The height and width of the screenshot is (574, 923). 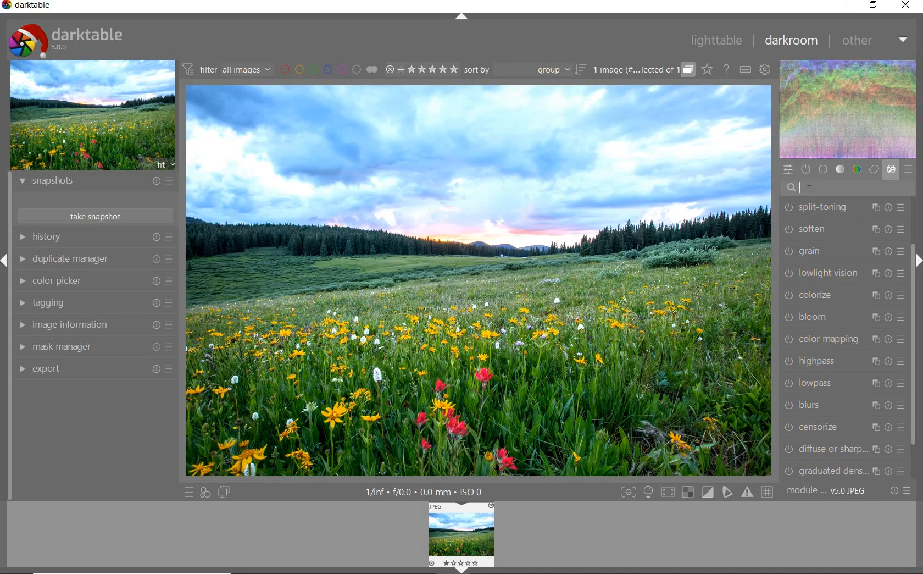 I want to click on color mapping, so click(x=842, y=339).